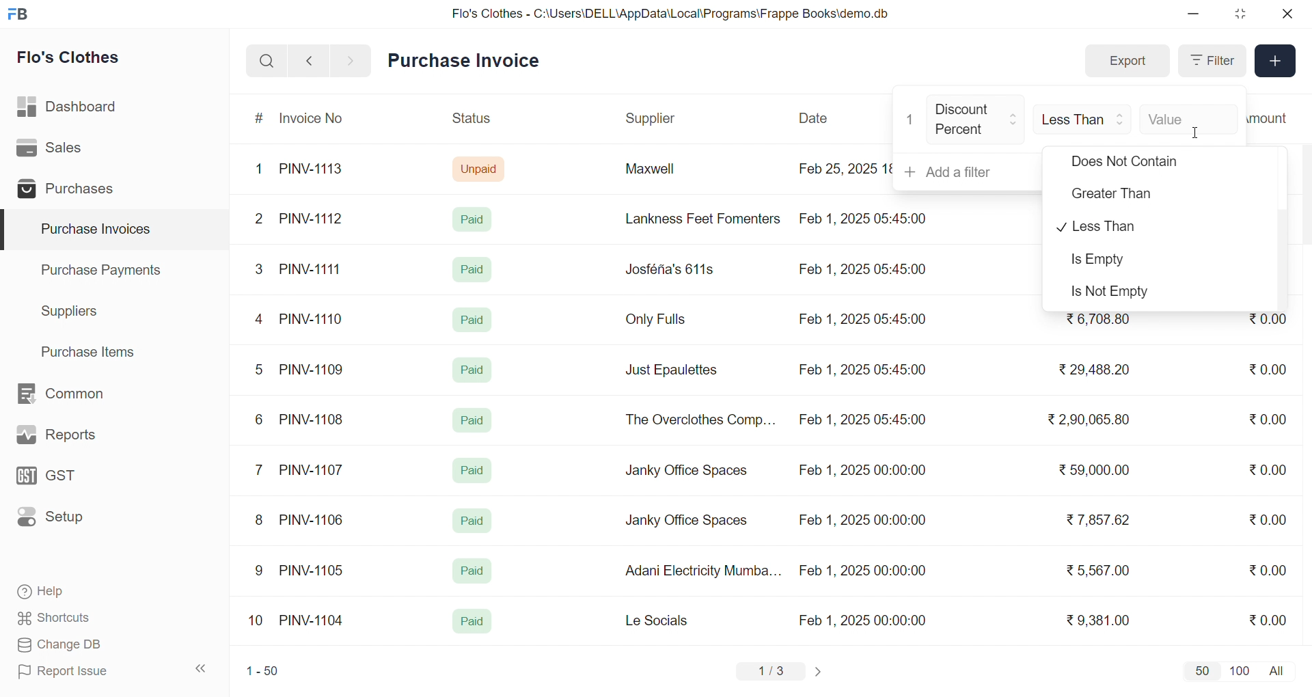 This screenshot has width=1312, height=697. Describe the element at coordinates (864, 620) in the screenshot. I see `Feb 1, 2025 00:00:00` at that location.